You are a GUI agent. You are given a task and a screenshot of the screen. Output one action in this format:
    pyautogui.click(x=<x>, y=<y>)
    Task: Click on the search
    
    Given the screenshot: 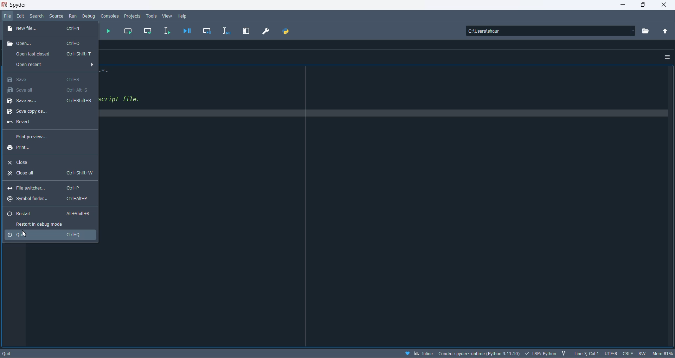 What is the action you would take?
    pyautogui.click(x=37, y=18)
    